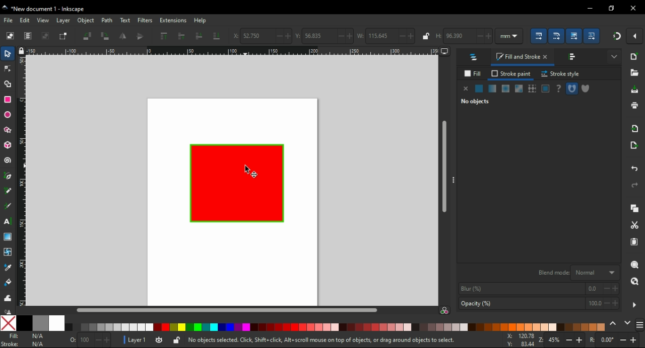 This screenshot has width=645, height=348. I want to click on unset paint, so click(559, 89).